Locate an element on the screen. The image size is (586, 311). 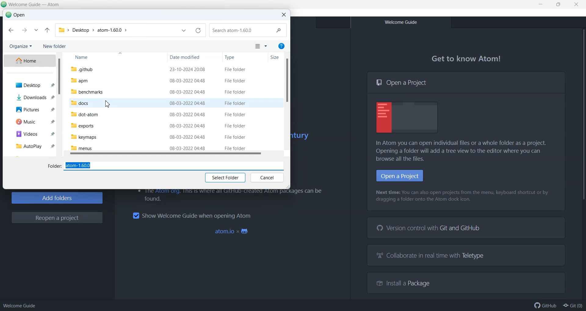
Organize is located at coordinates (20, 47).